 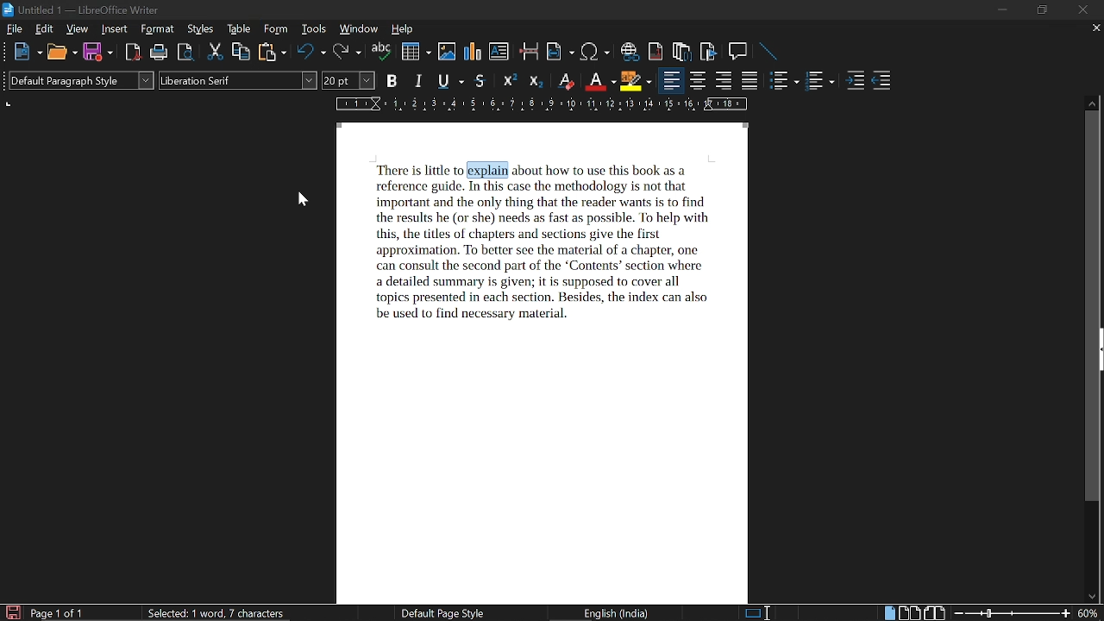 What do you see at coordinates (530, 53) in the screenshot?
I see `insert page break` at bounding box center [530, 53].